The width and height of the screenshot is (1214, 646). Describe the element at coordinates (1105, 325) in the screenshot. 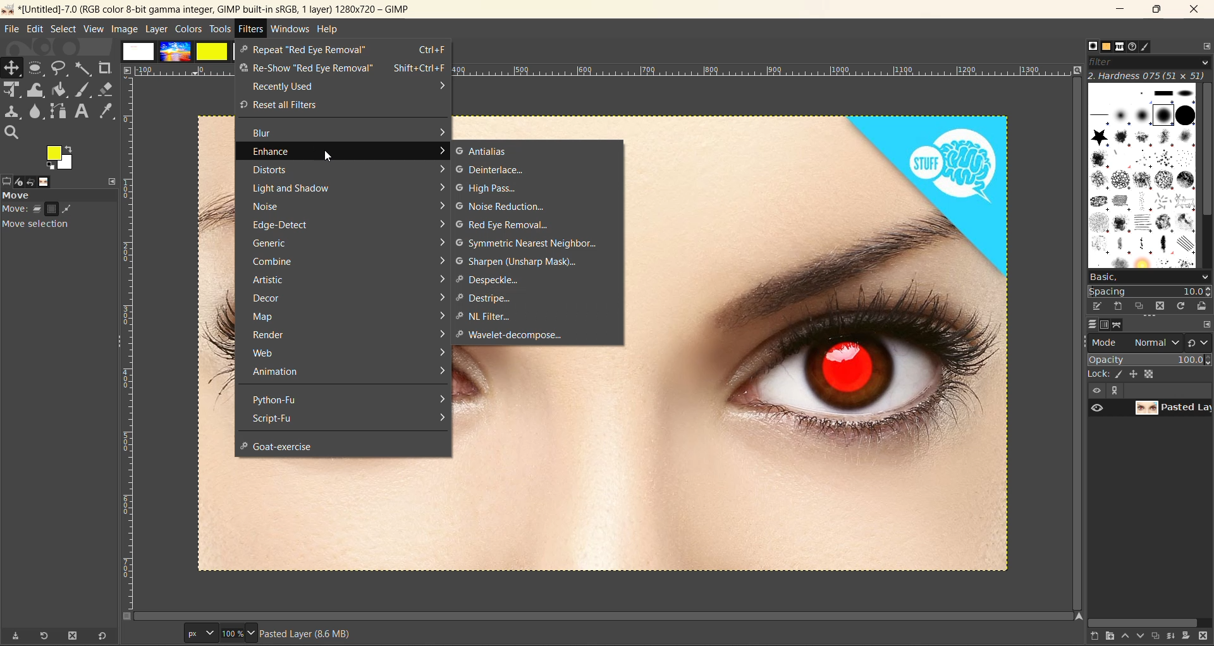

I see `channel` at that location.